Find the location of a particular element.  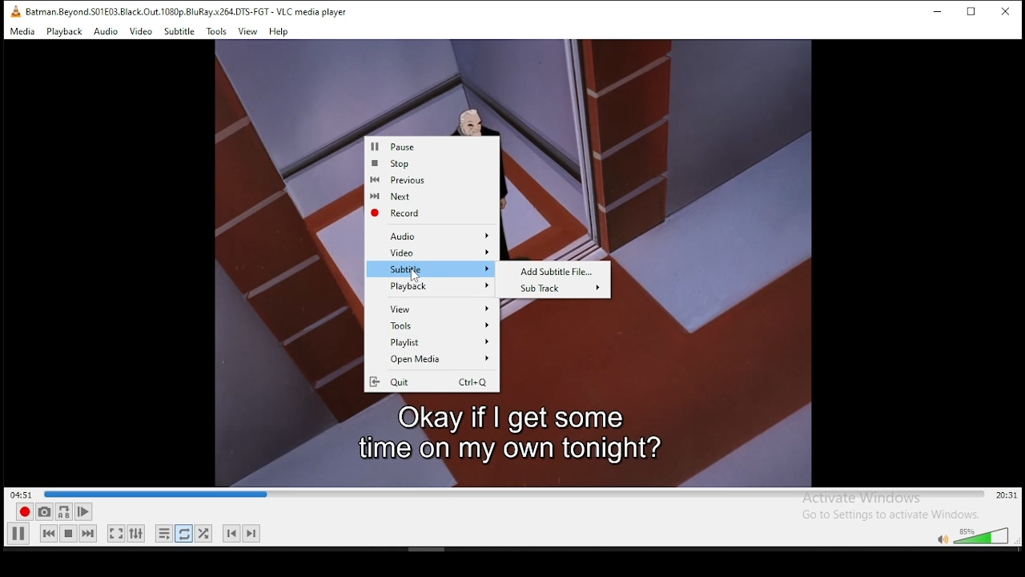

Audio is located at coordinates (106, 33).